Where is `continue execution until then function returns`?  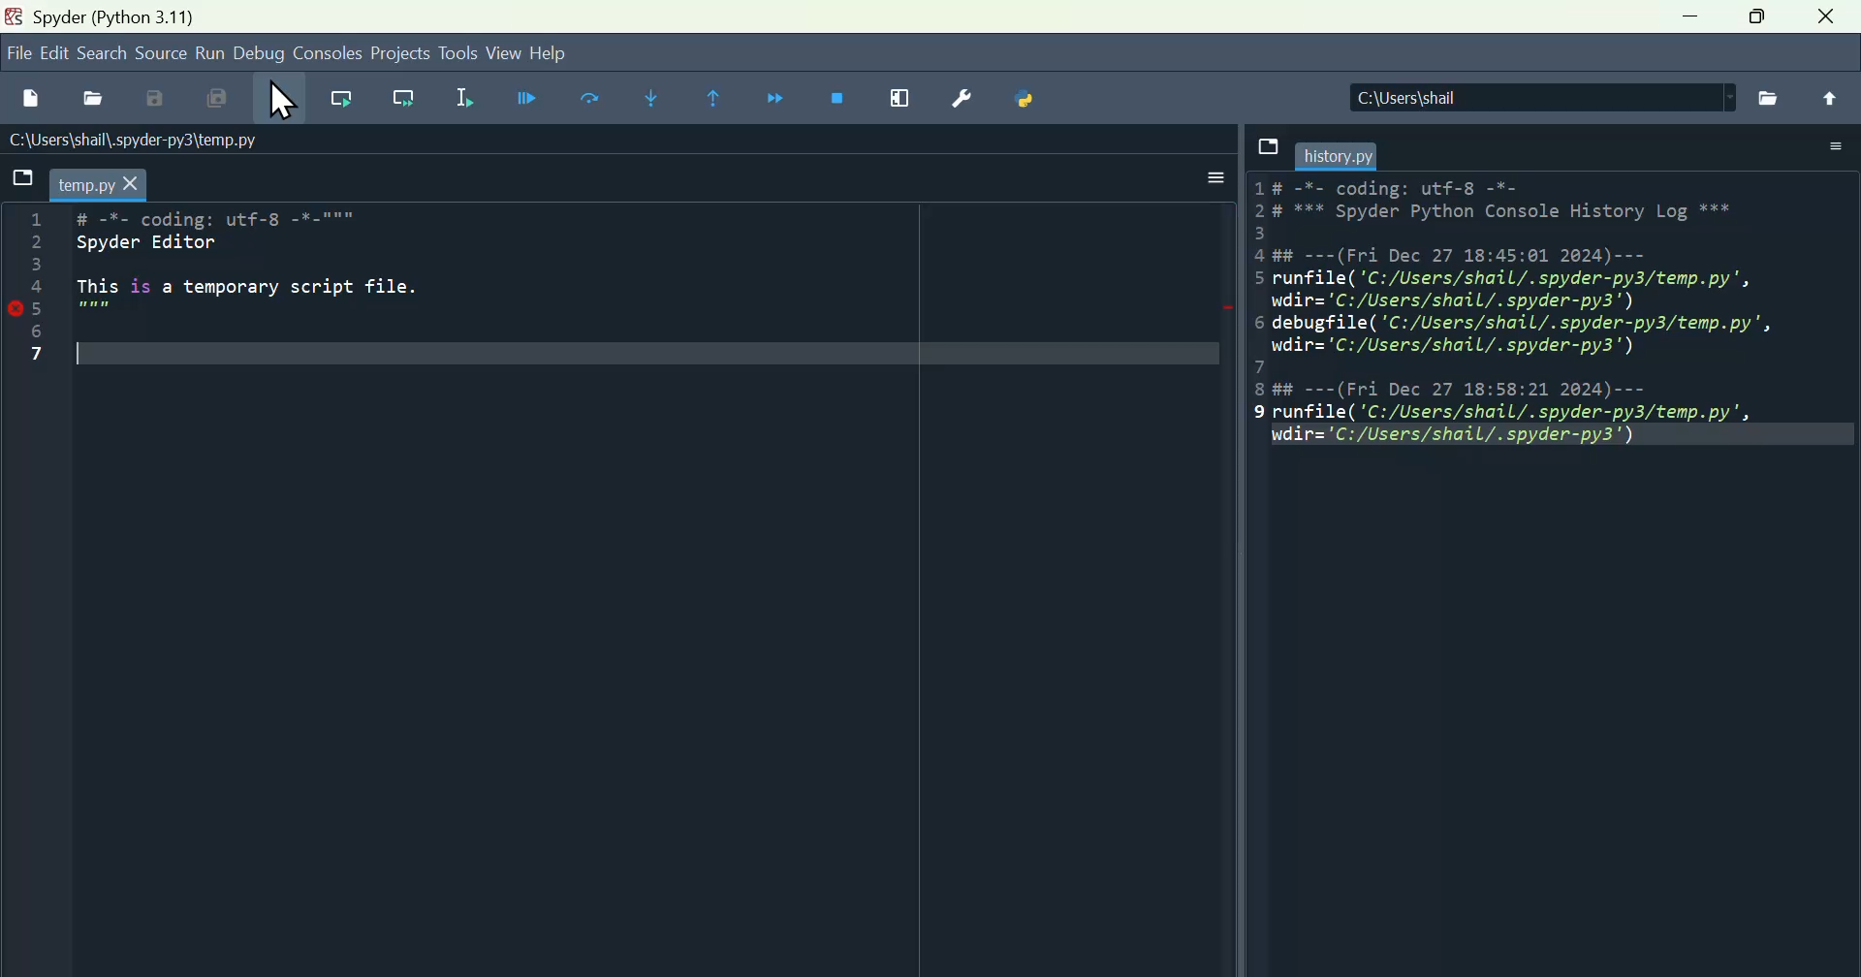 continue execution until then function returns is located at coordinates (721, 99).